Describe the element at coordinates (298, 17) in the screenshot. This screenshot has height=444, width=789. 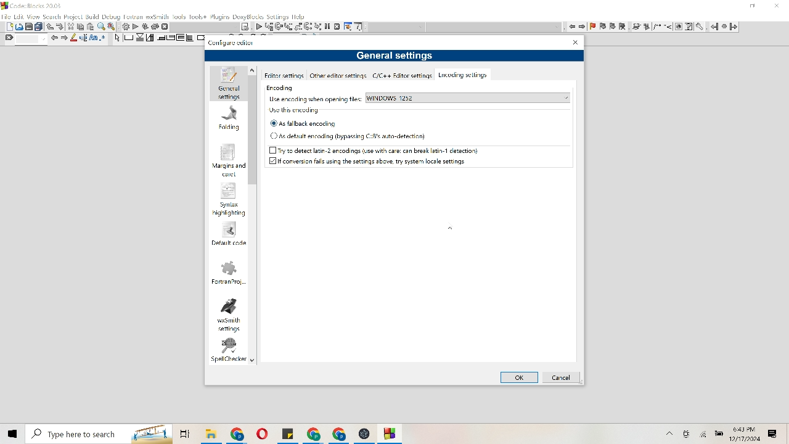
I see `help` at that location.